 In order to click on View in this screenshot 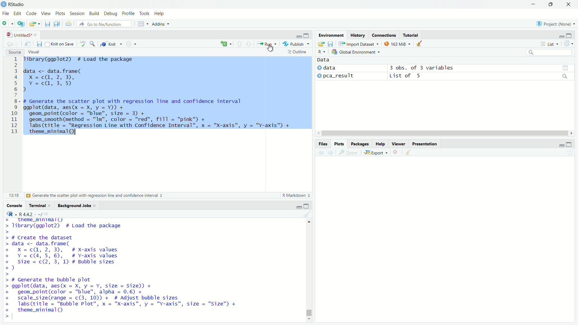, I will do `click(46, 14)`.